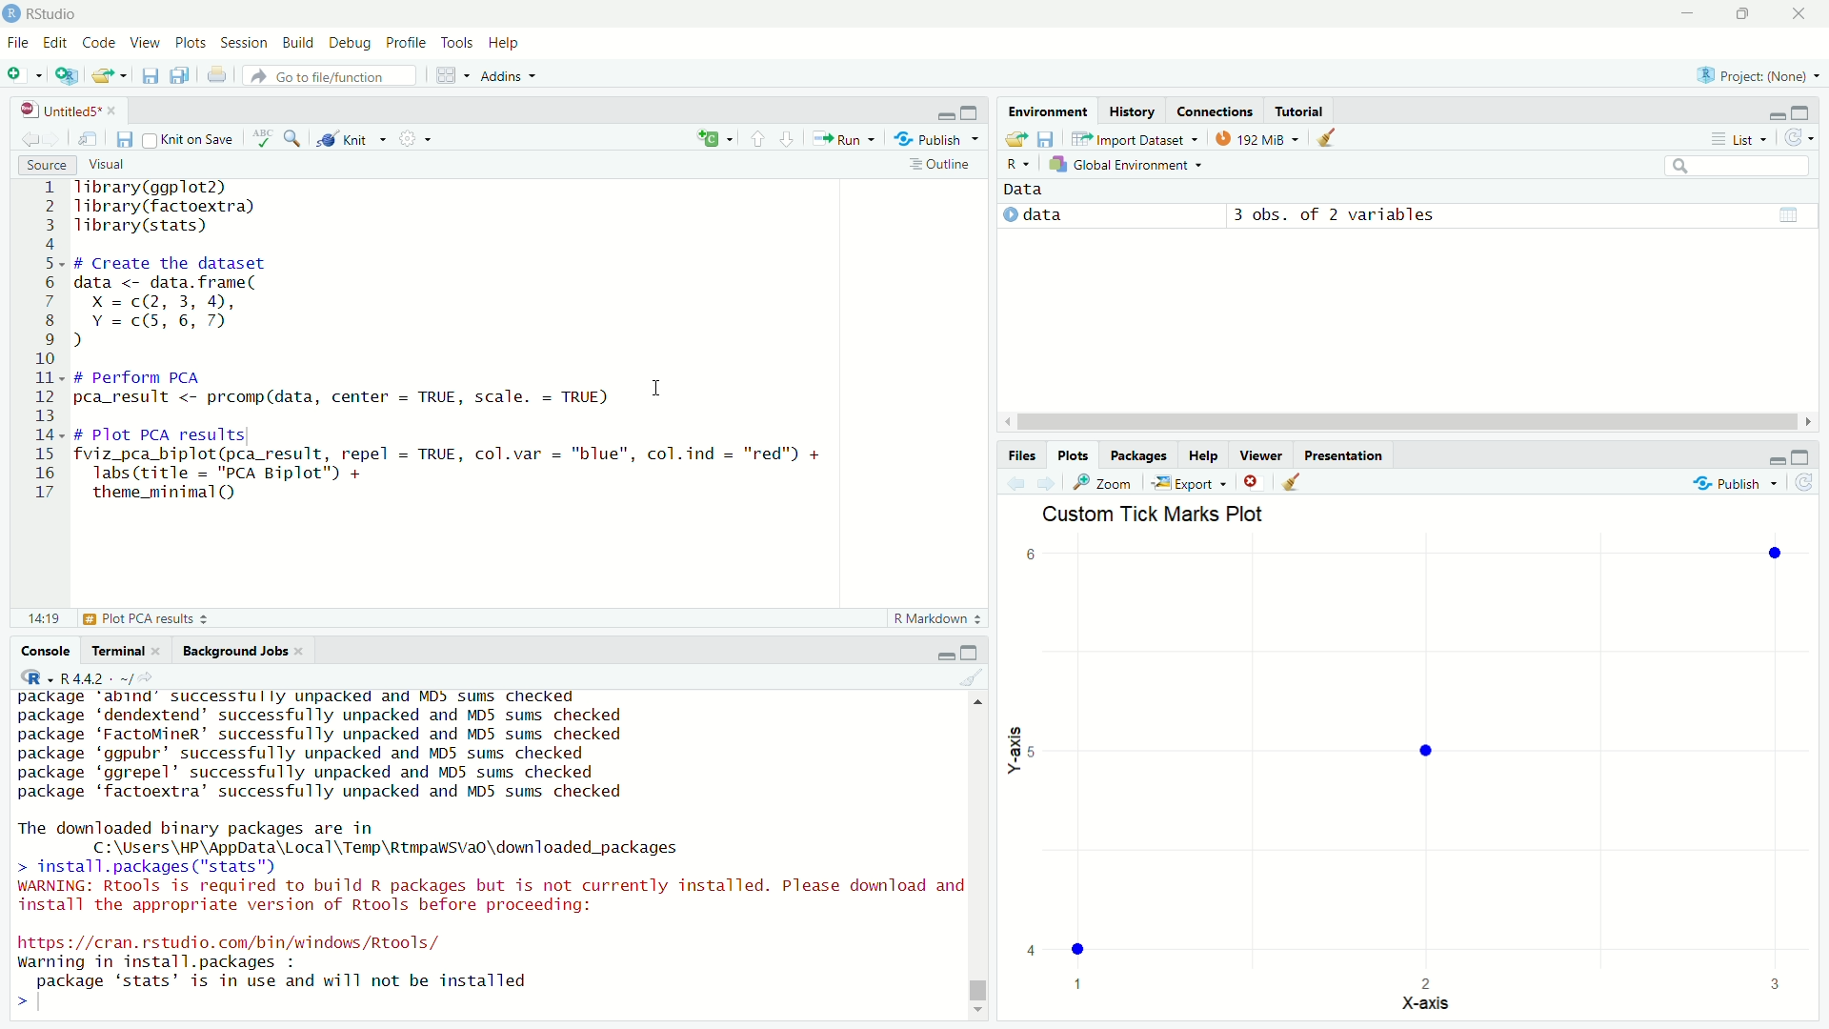 Image resolution: width=1829 pixels, height=1029 pixels. I want to click on file name: untitled5, so click(69, 110).